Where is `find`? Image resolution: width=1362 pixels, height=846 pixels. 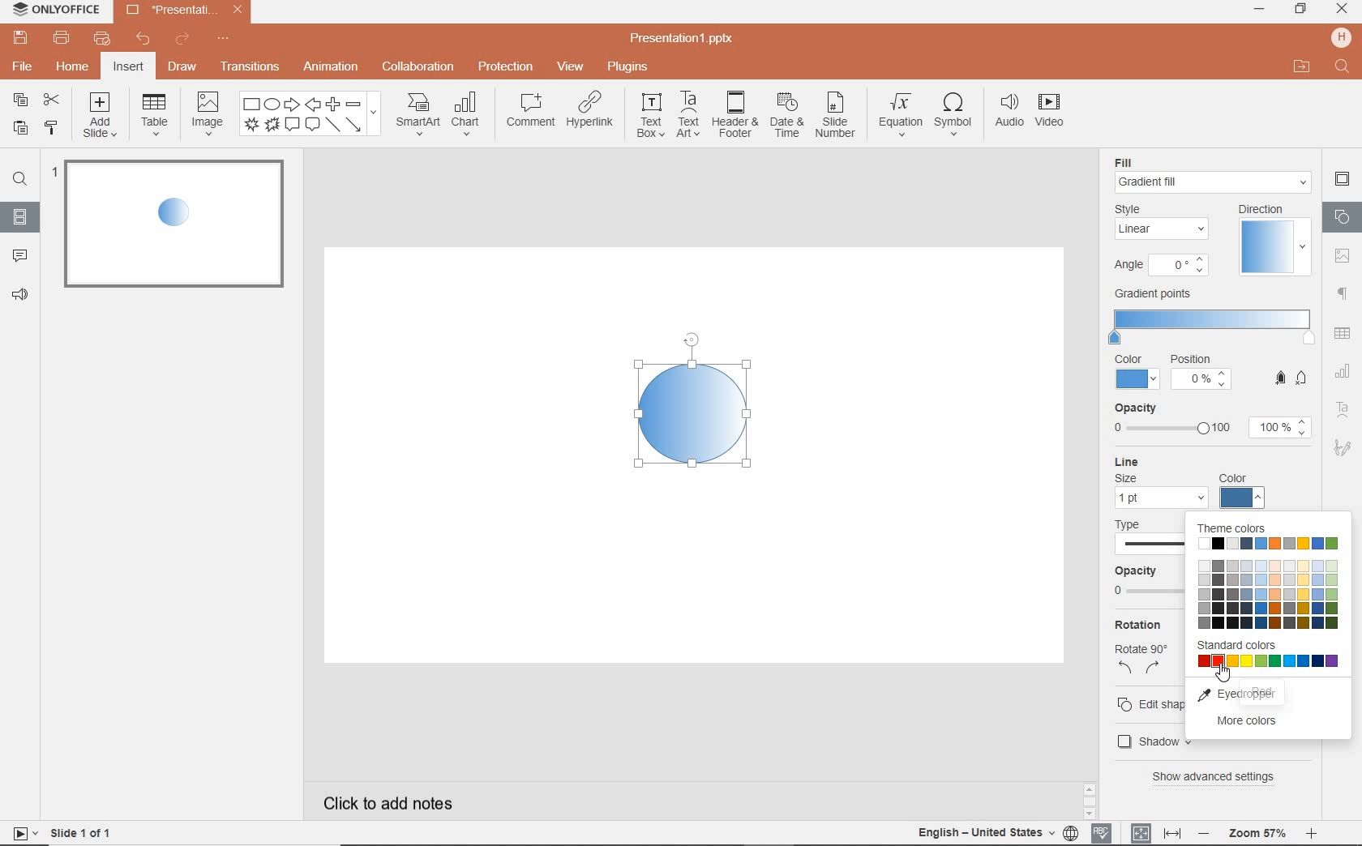 find is located at coordinates (19, 177).